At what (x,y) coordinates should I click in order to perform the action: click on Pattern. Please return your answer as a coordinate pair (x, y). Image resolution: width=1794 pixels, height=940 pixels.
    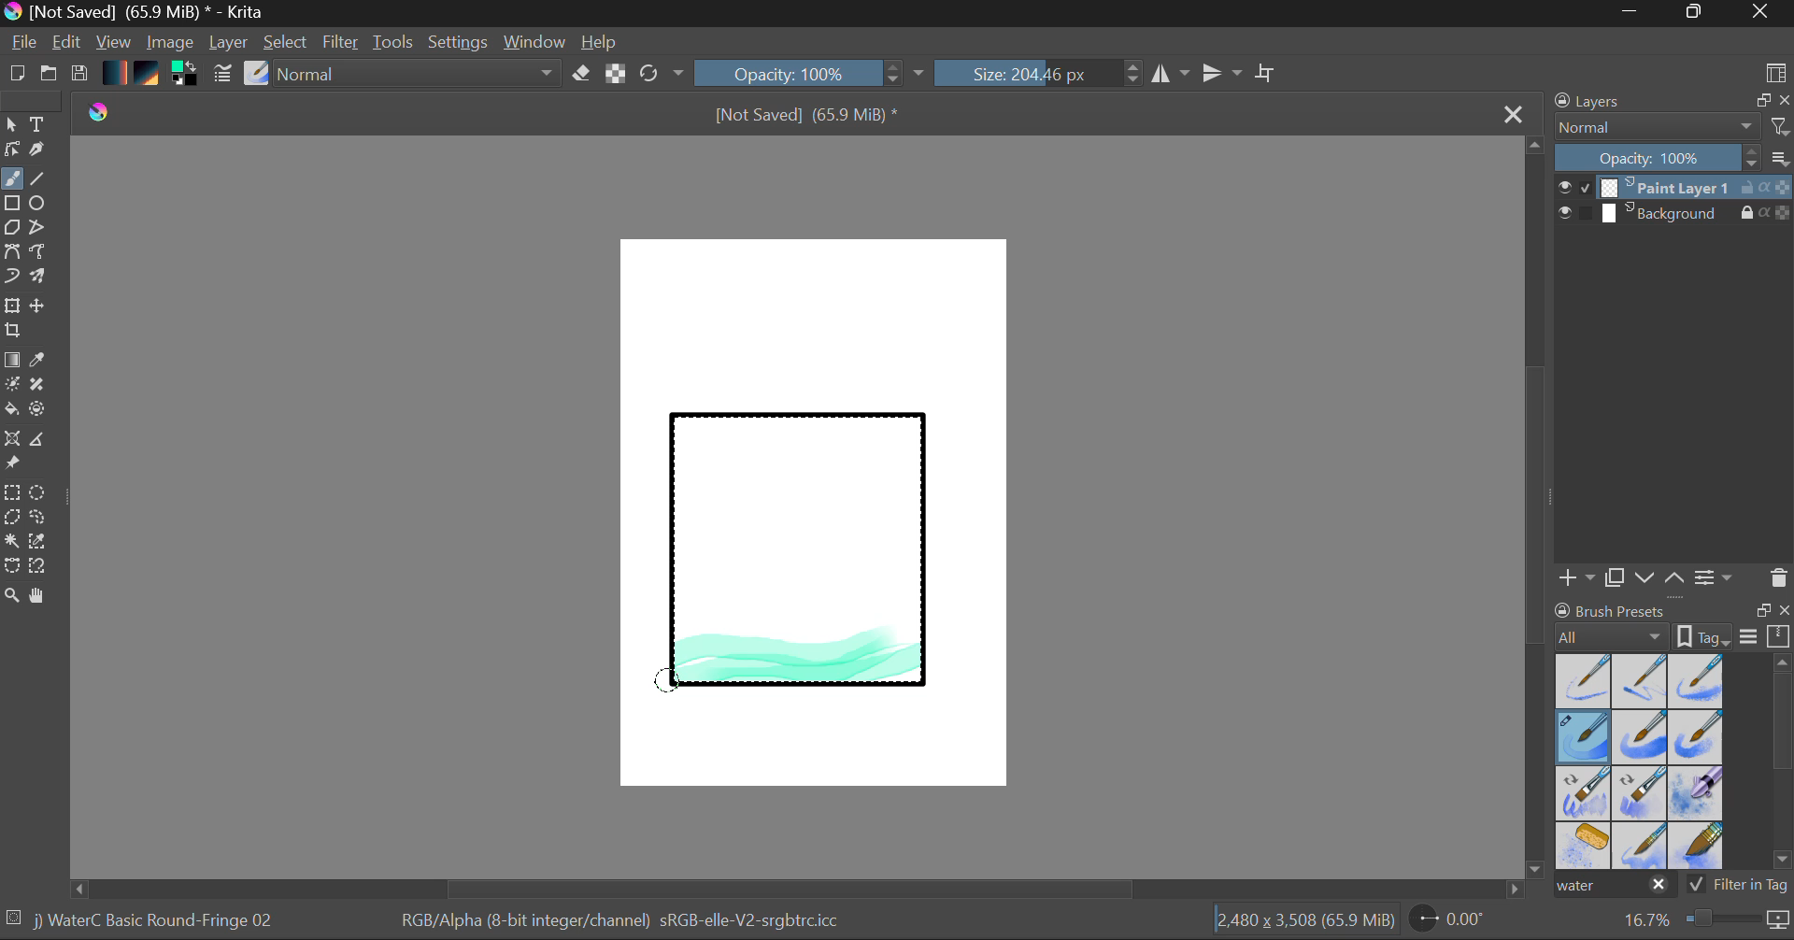
    Looking at the image, I should click on (149, 75).